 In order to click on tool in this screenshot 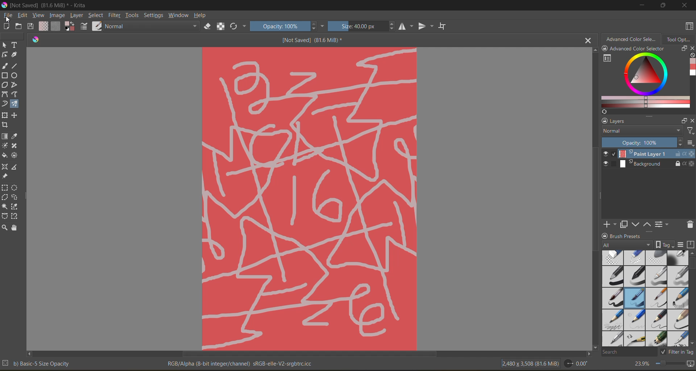, I will do `click(15, 84)`.